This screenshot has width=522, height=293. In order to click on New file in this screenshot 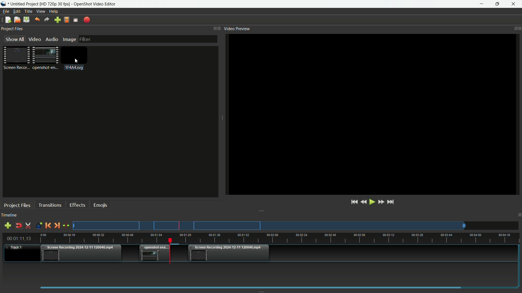, I will do `click(7, 20)`.